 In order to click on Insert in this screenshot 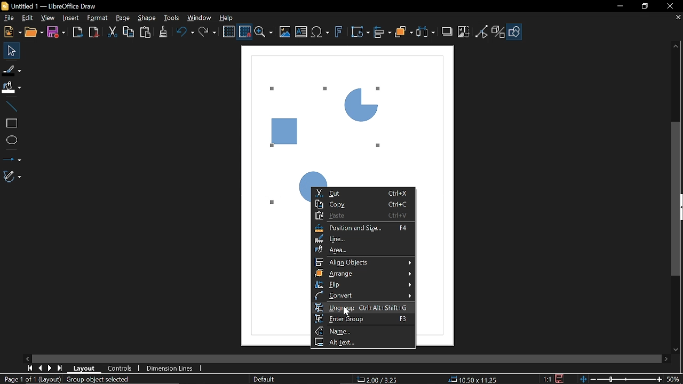, I will do `click(70, 19)`.